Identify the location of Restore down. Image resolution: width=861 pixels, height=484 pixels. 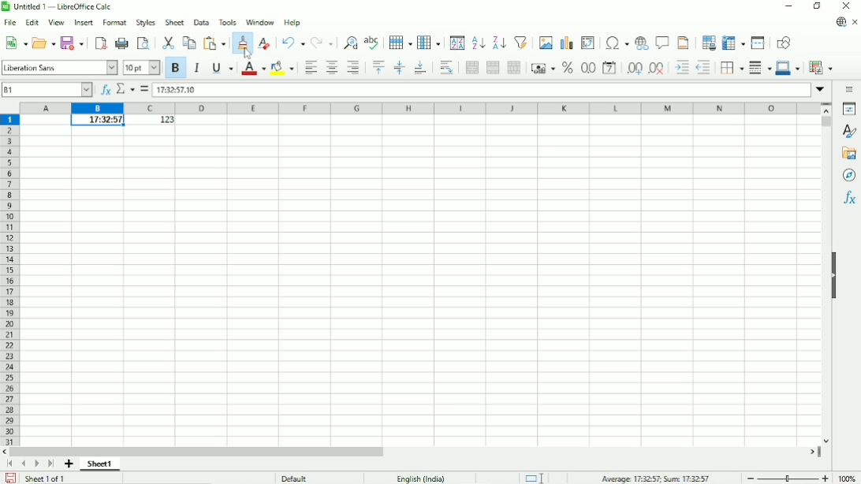
(818, 6).